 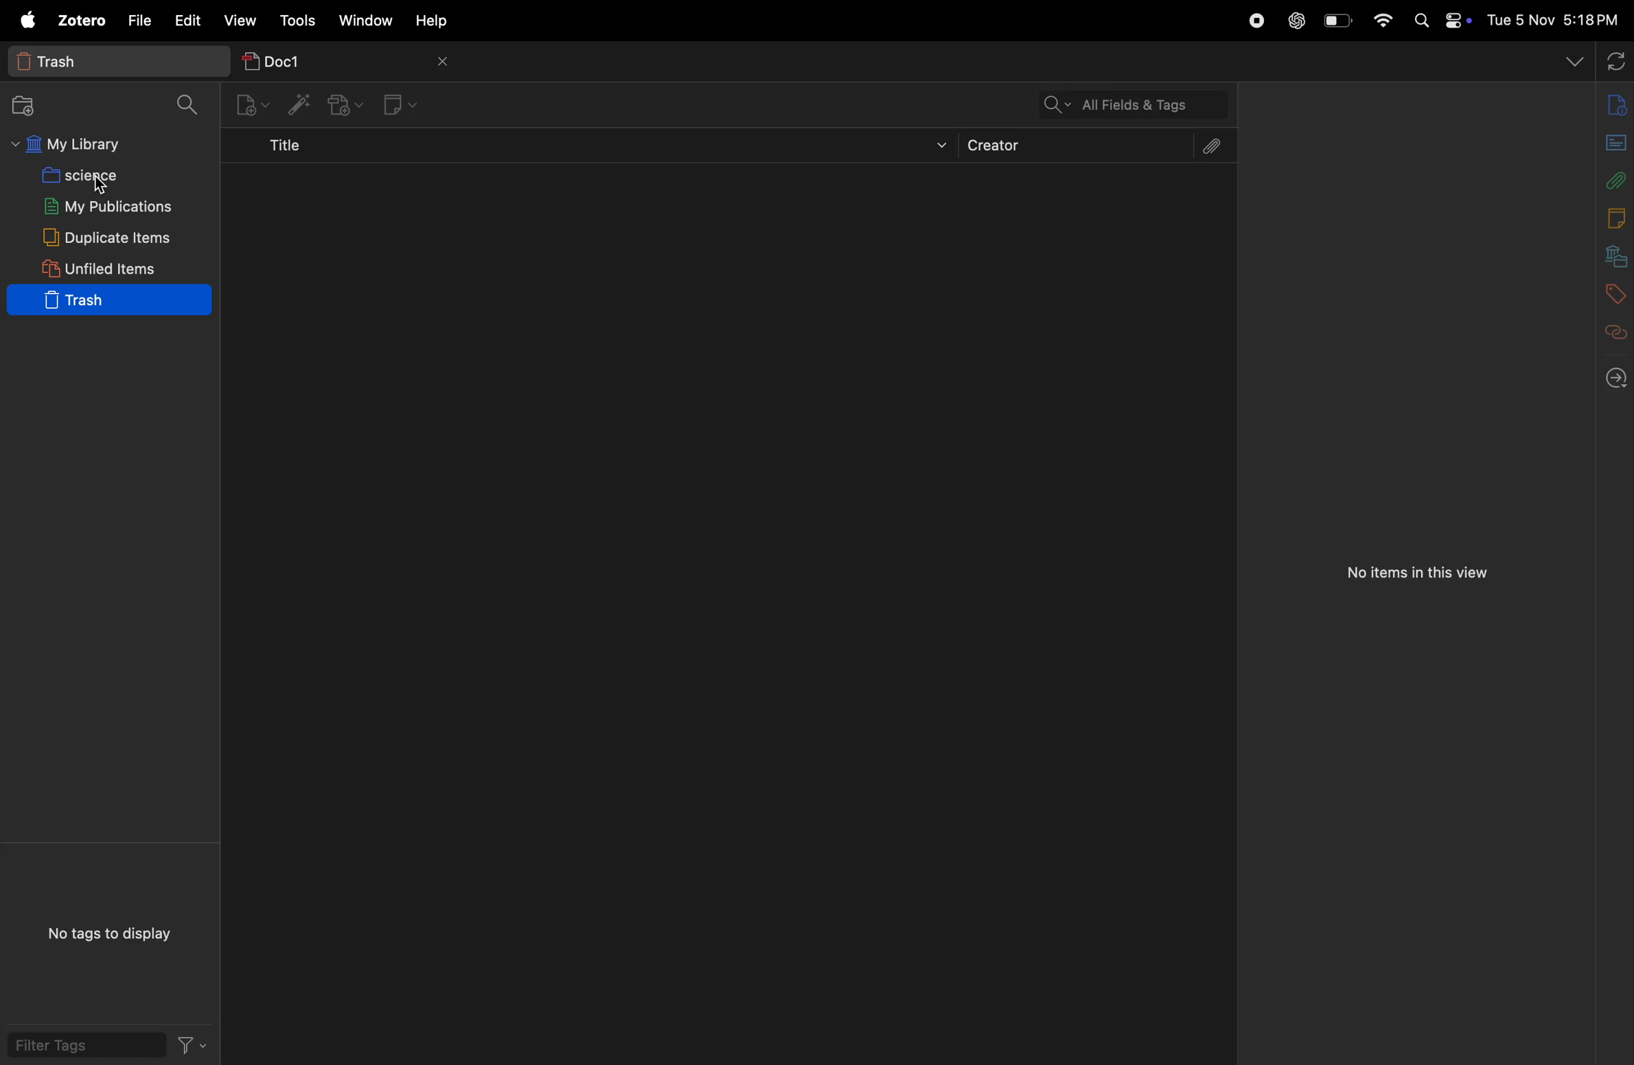 What do you see at coordinates (188, 20) in the screenshot?
I see `edit` at bounding box center [188, 20].